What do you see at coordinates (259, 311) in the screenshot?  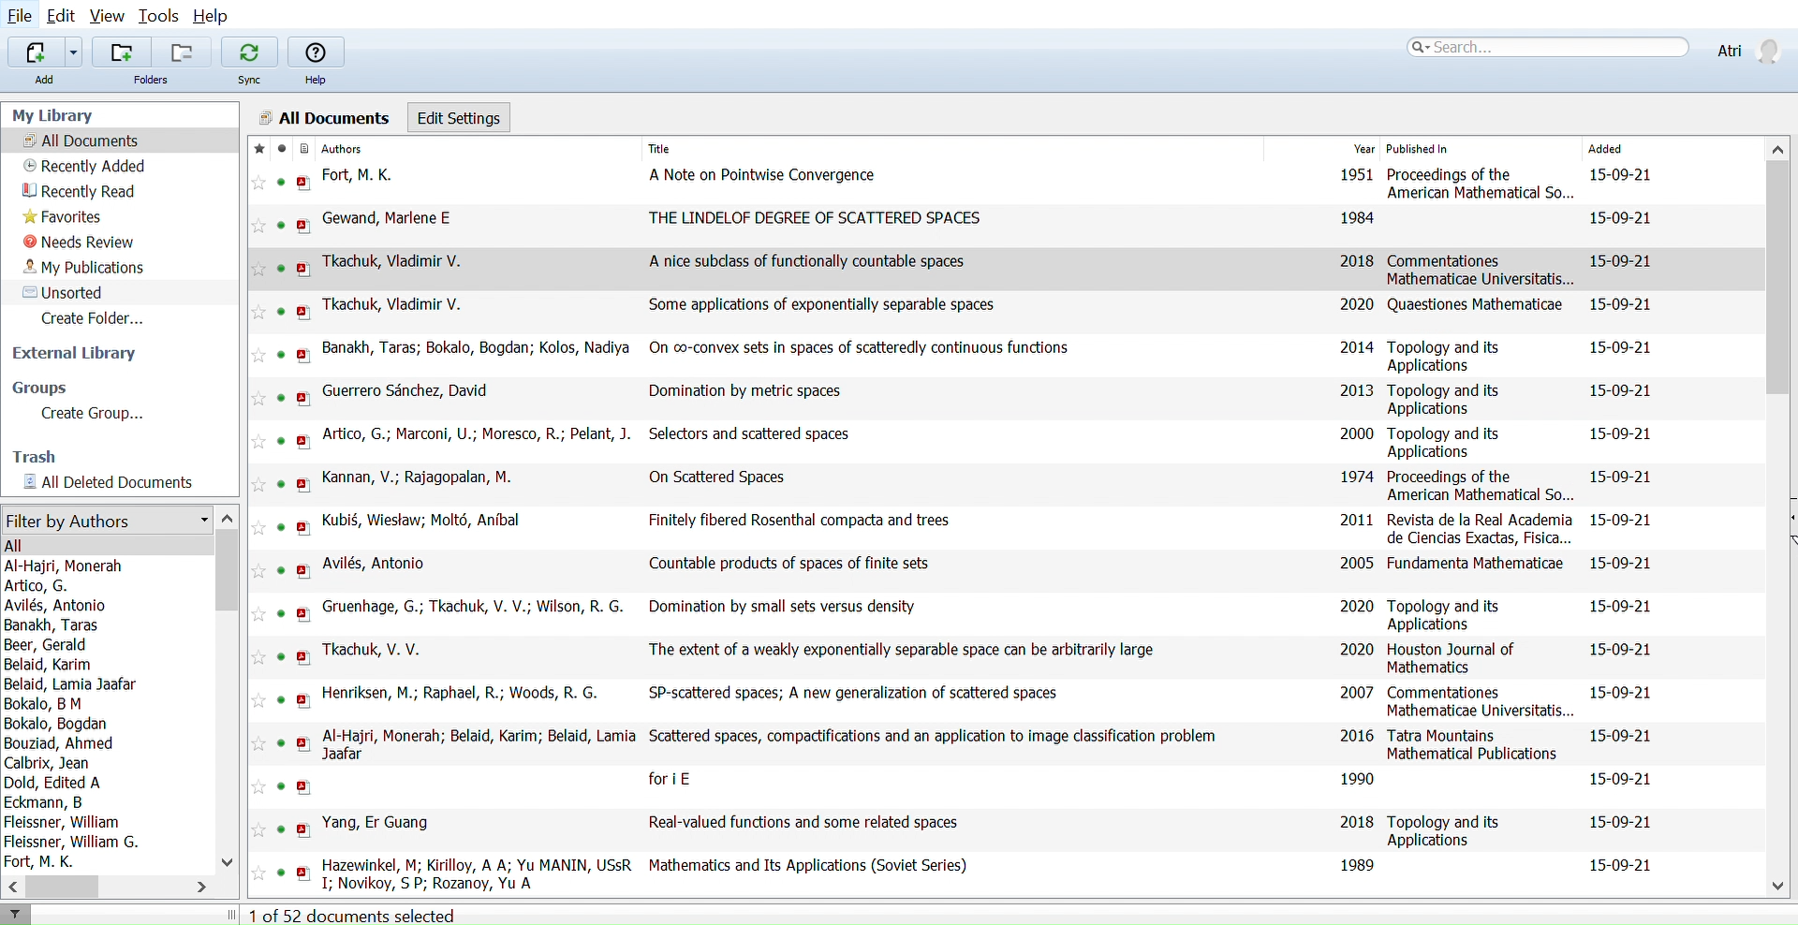 I see `Add this reference to favorites` at bounding box center [259, 311].